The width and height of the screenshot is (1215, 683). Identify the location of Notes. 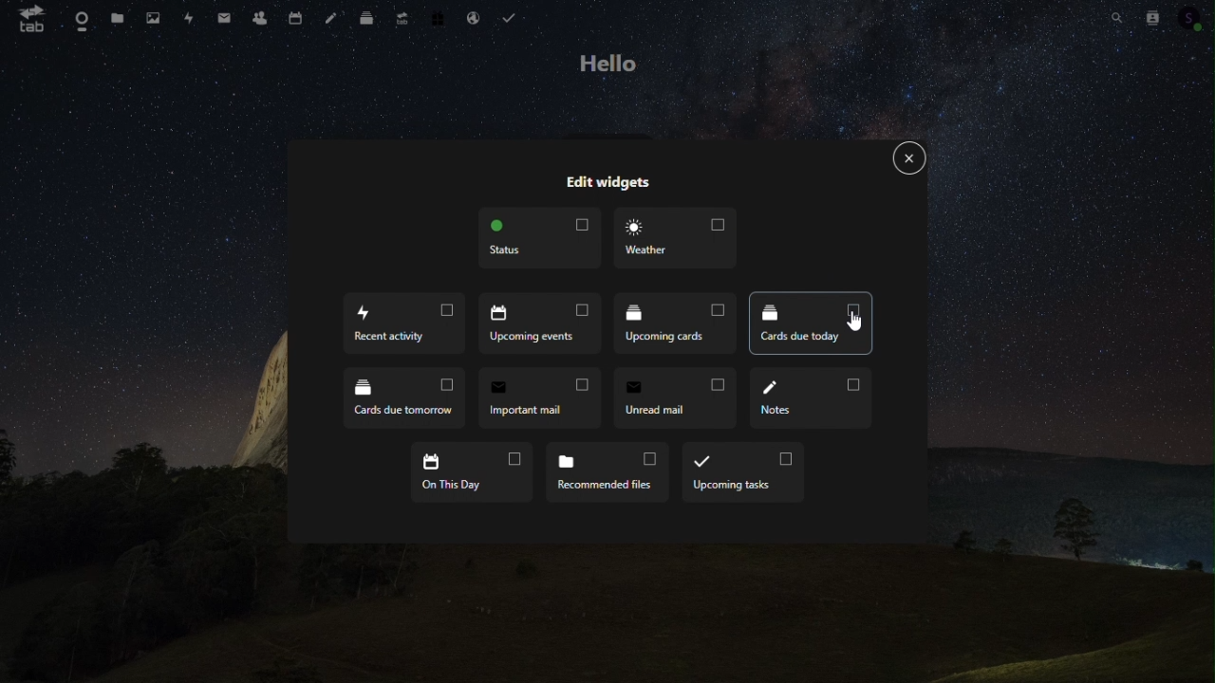
(334, 17).